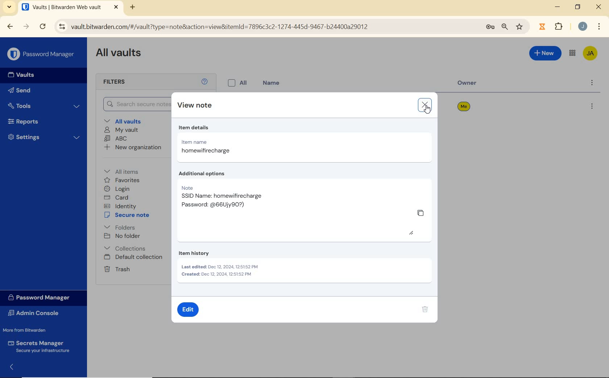  I want to click on Default collection, so click(134, 257).